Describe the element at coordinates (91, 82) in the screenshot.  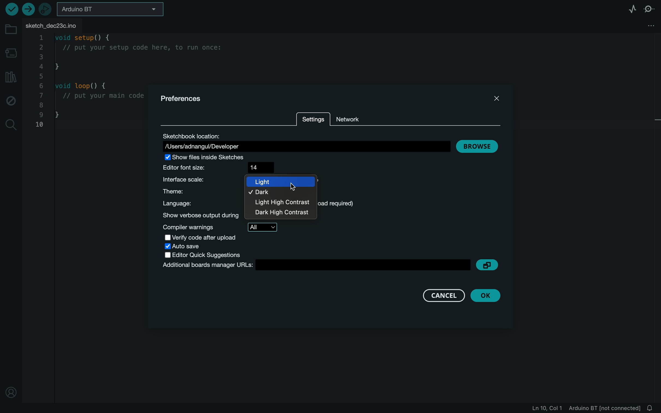
I see `code` at that location.